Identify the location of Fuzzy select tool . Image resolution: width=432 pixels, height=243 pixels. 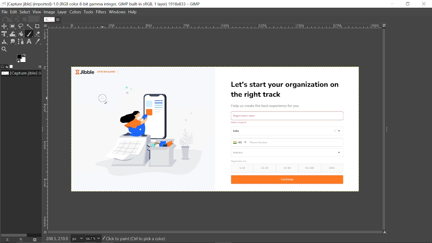
(30, 27).